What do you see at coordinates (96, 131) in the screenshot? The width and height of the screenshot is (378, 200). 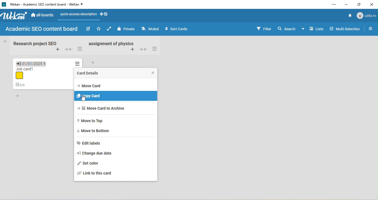 I see `move to bottom` at bounding box center [96, 131].